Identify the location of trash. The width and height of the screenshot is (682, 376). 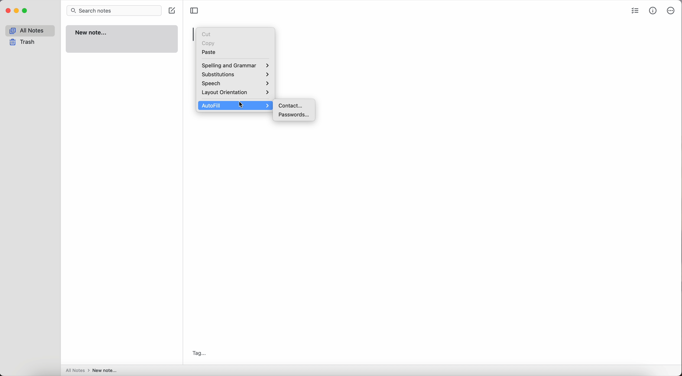
(22, 43).